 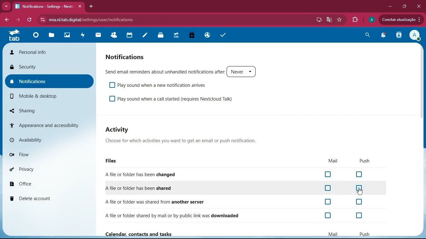 What do you see at coordinates (360, 189) in the screenshot?
I see `off` at bounding box center [360, 189].